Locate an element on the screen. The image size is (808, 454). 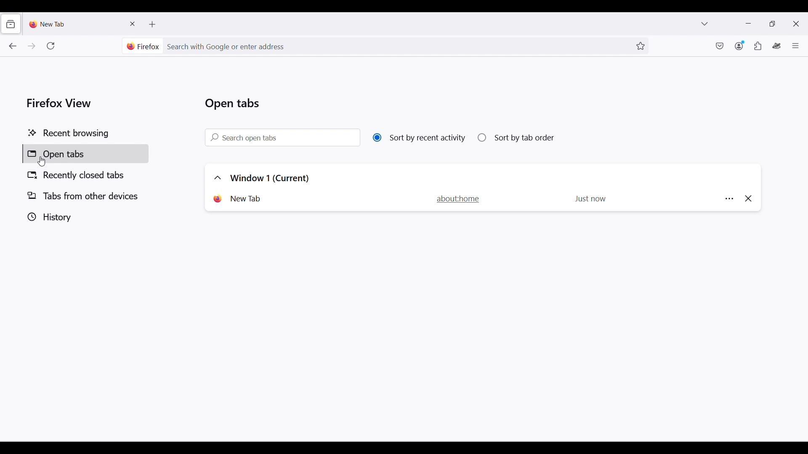
 is located at coordinates (589, 199).